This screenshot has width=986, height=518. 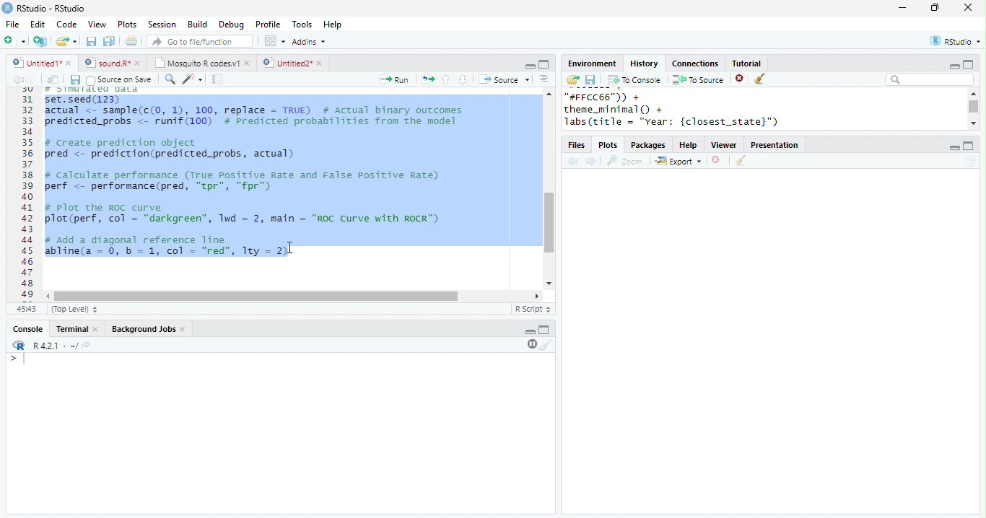 What do you see at coordinates (333, 25) in the screenshot?
I see `Help` at bounding box center [333, 25].